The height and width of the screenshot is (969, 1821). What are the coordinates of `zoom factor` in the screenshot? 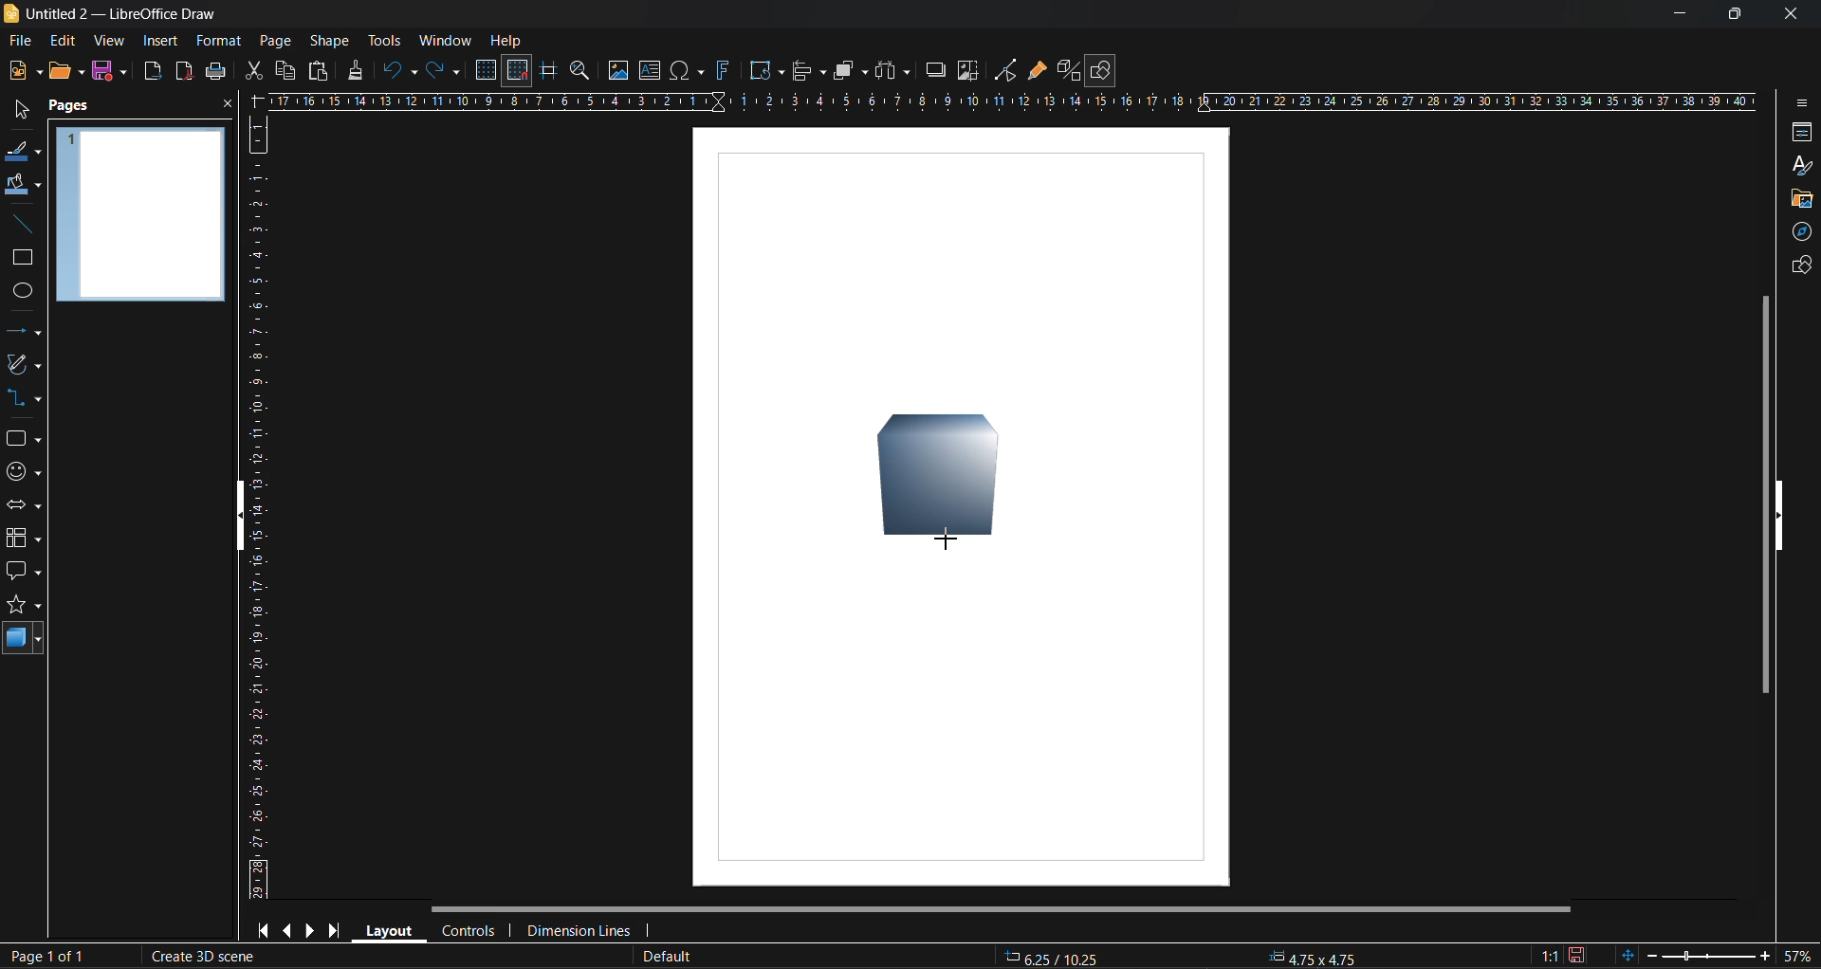 It's located at (1799, 954).